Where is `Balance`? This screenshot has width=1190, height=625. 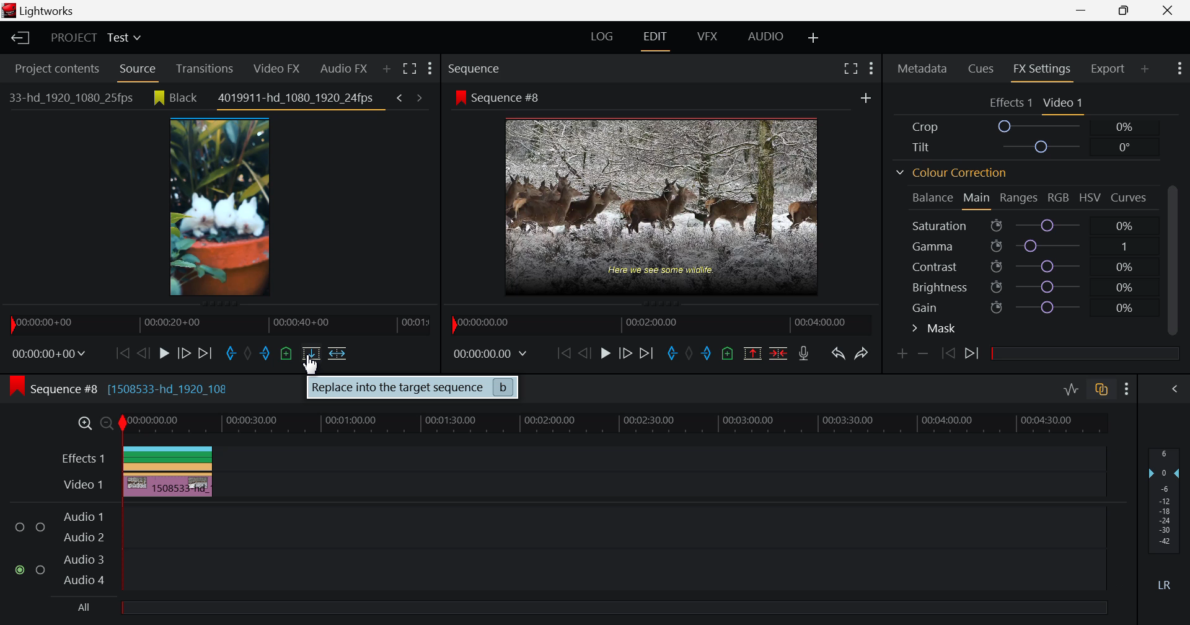
Balance is located at coordinates (931, 197).